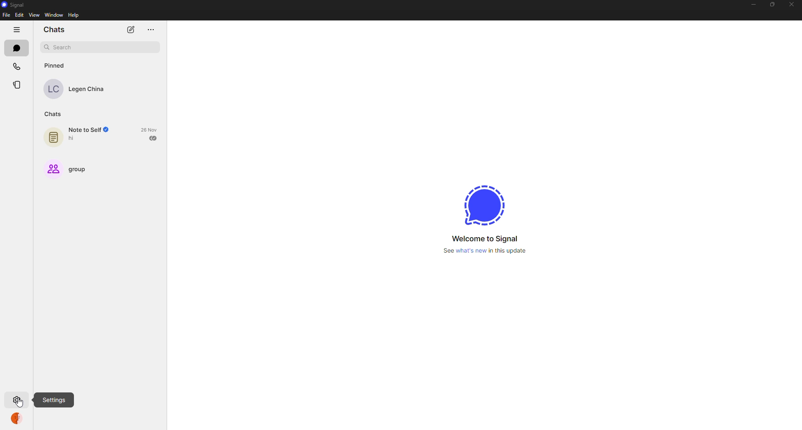  Describe the element at coordinates (149, 130) in the screenshot. I see `date` at that location.